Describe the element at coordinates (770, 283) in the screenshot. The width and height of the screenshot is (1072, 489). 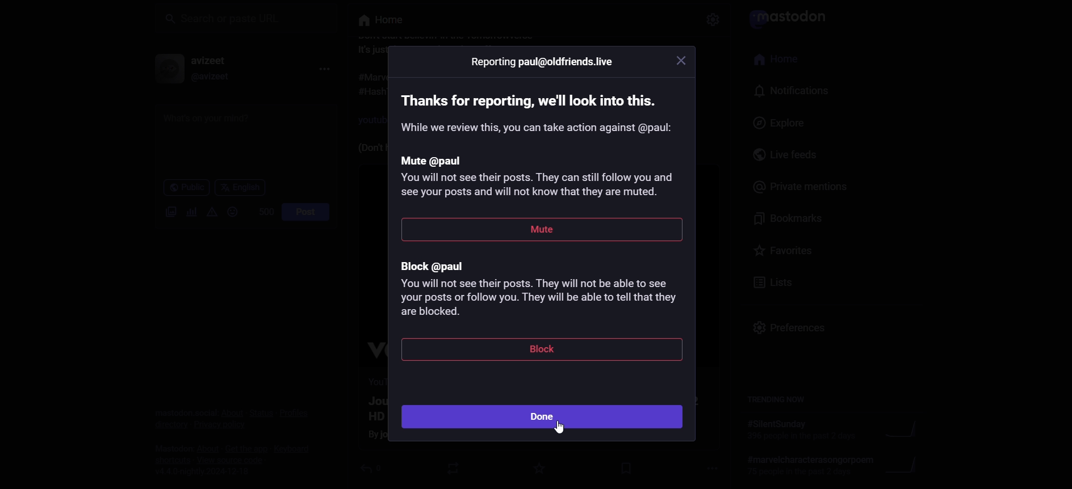
I see `lists` at that location.